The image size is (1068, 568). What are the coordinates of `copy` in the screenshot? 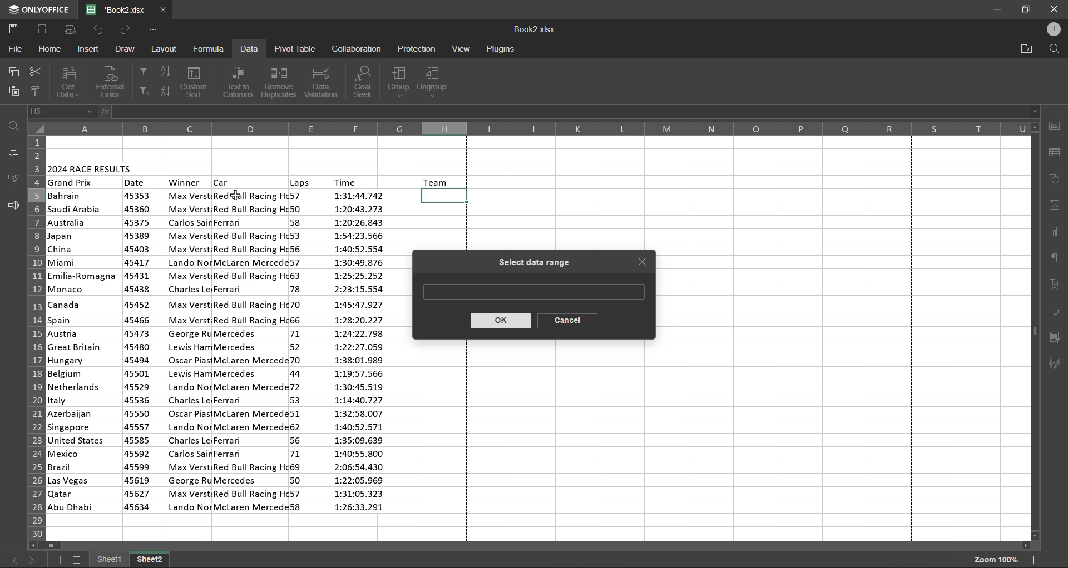 It's located at (16, 72).